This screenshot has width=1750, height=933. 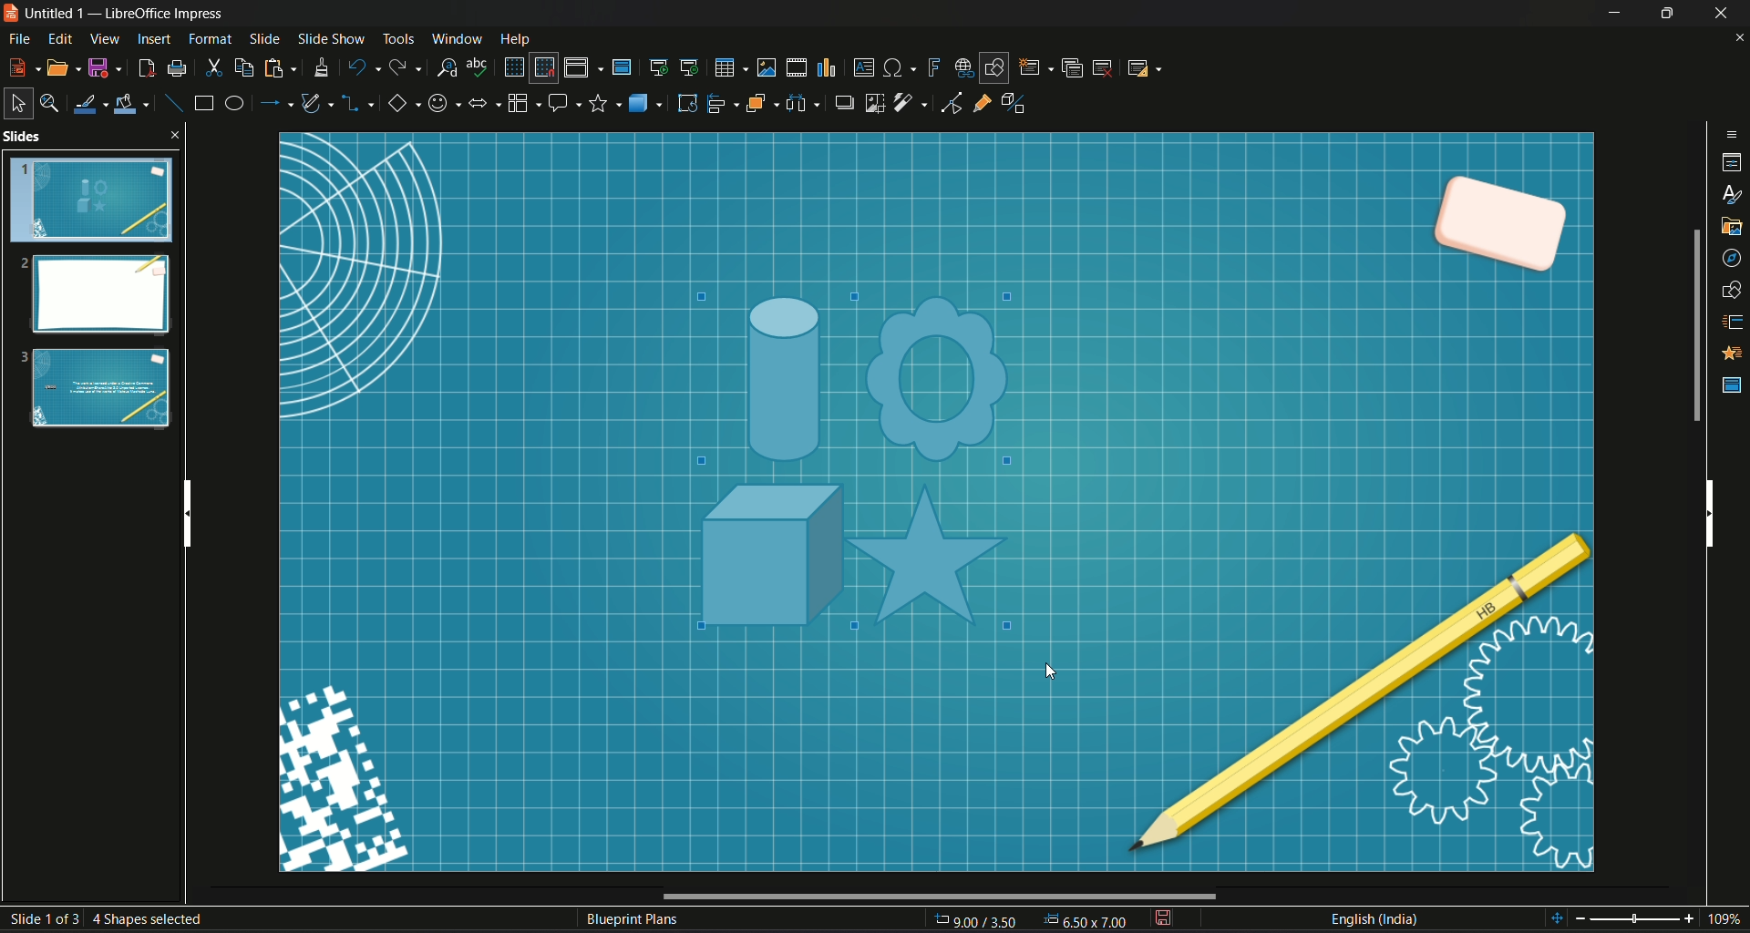 I want to click on crop image, so click(x=876, y=102).